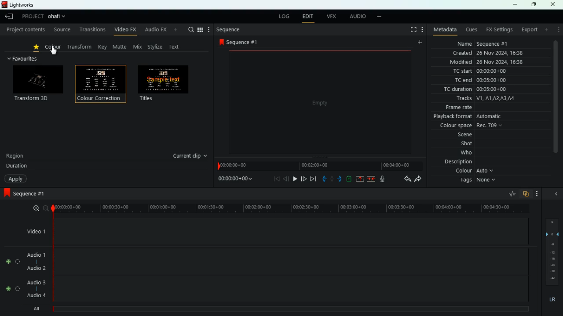 The height and width of the screenshot is (316, 563). What do you see at coordinates (17, 167) in the screenshot?
I see `duration` at bounding box center [17, 167].